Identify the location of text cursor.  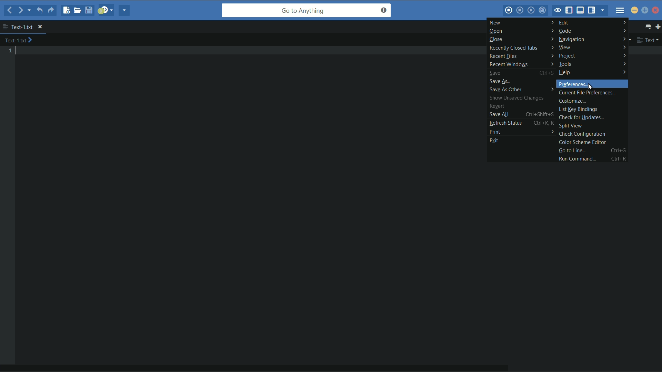
(20, 52).